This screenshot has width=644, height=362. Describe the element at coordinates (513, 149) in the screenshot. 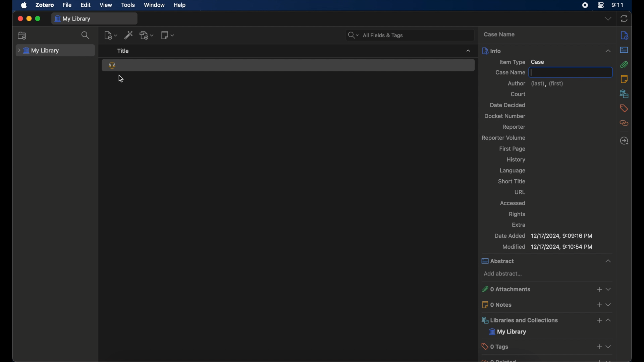

I see `first page` at that location.